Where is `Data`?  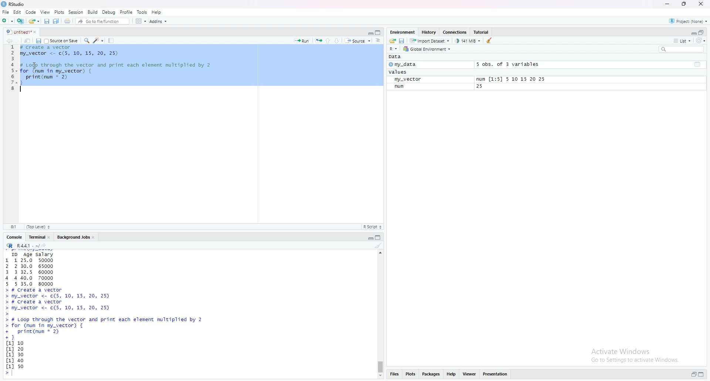
Data is located at coordinates (398, 57).